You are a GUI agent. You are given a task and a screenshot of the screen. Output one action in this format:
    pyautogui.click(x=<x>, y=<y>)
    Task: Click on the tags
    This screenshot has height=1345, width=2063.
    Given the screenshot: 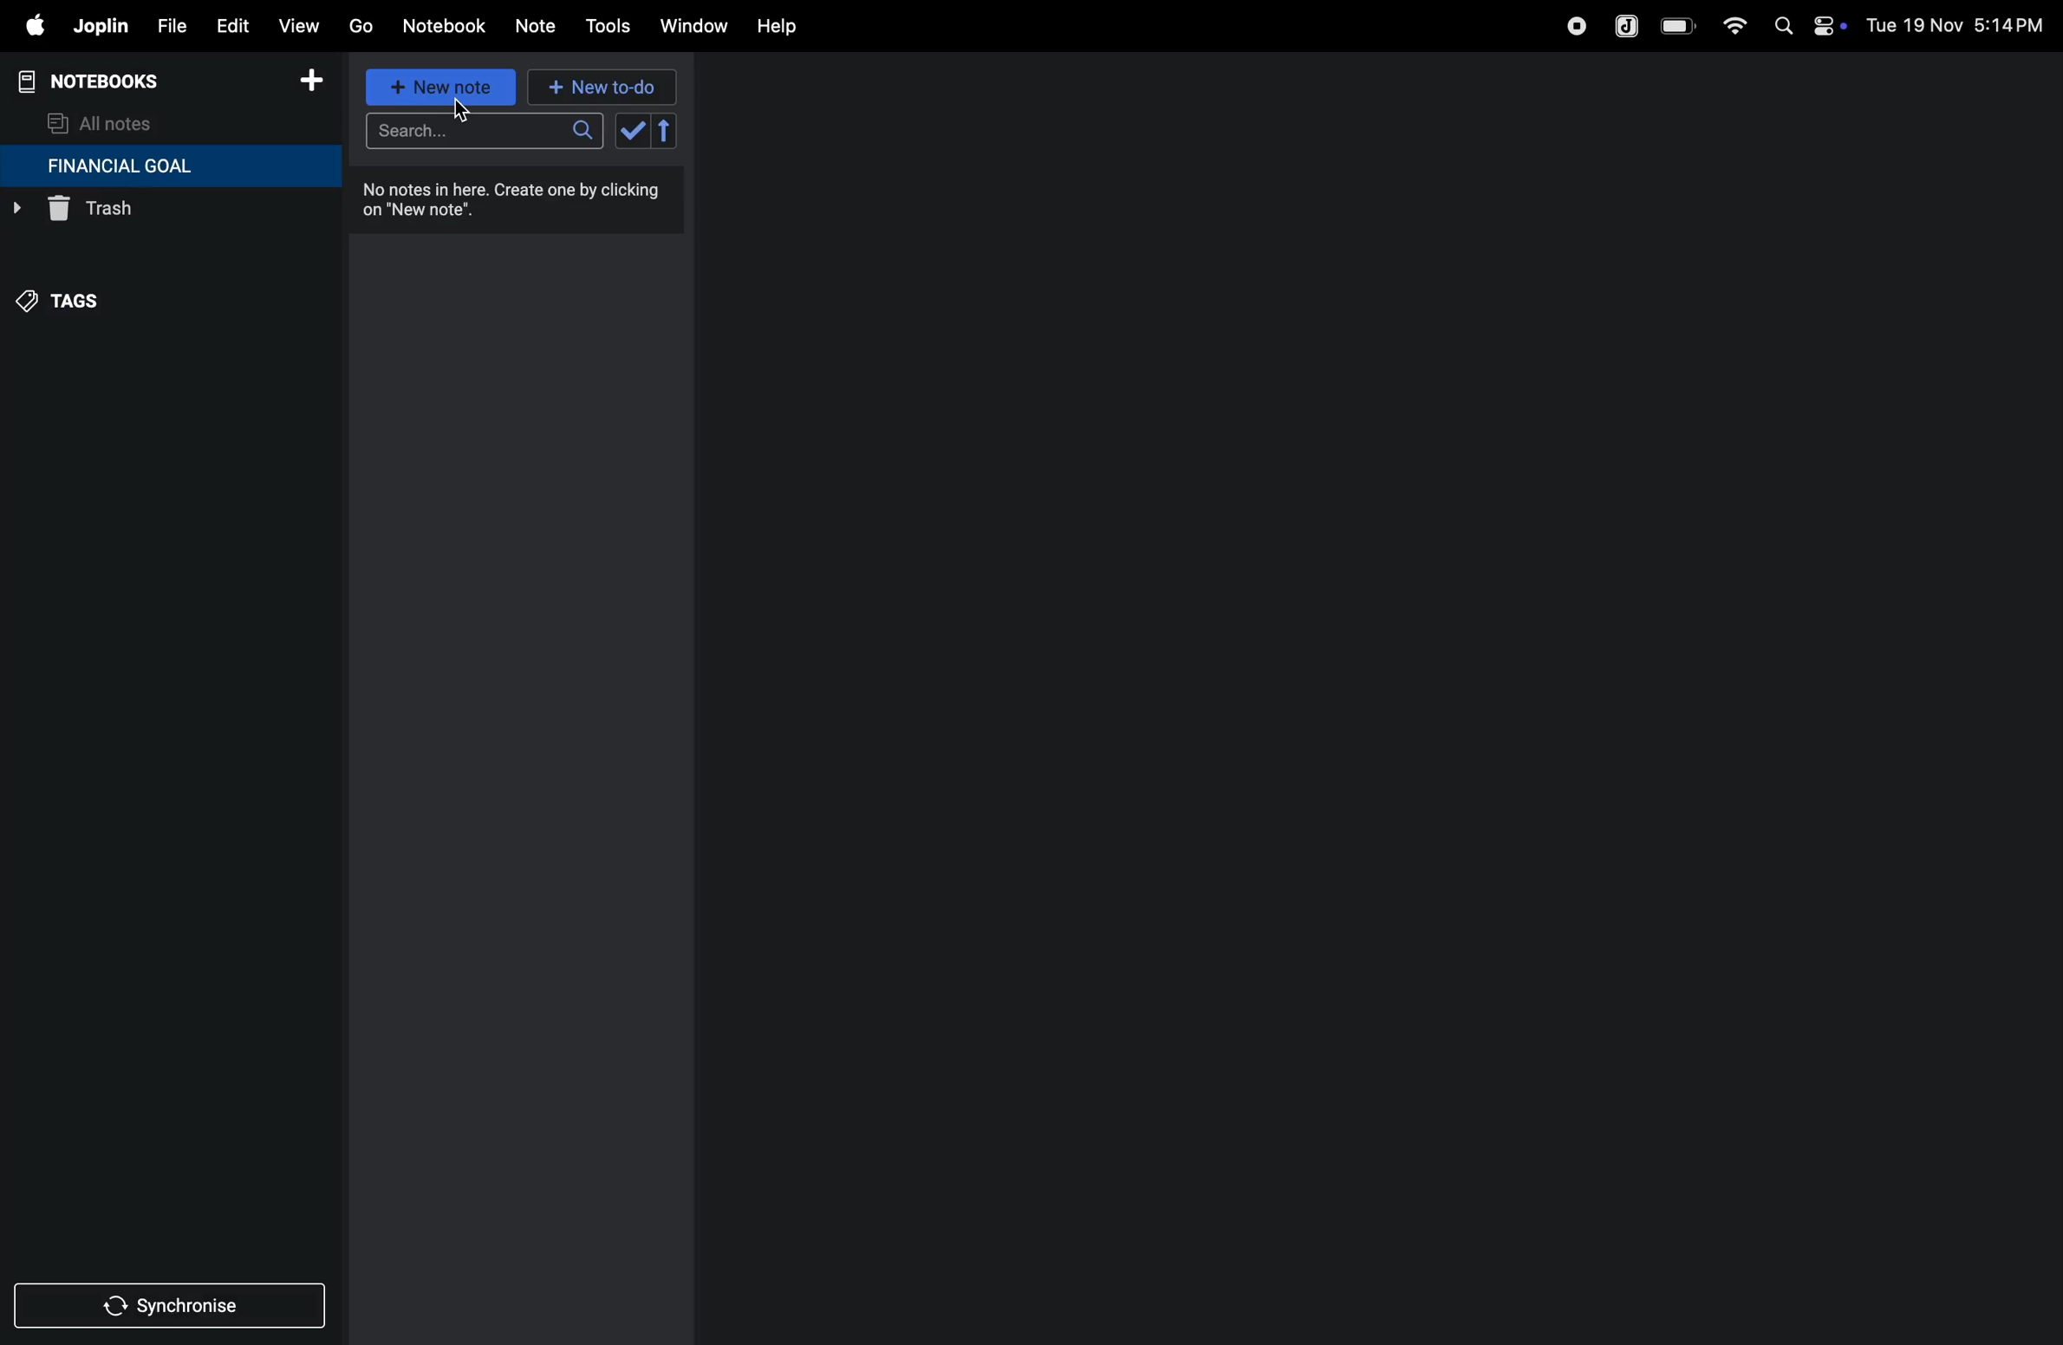 What is the action you would take?
    pyautogui.click(x=70, y=309)
    